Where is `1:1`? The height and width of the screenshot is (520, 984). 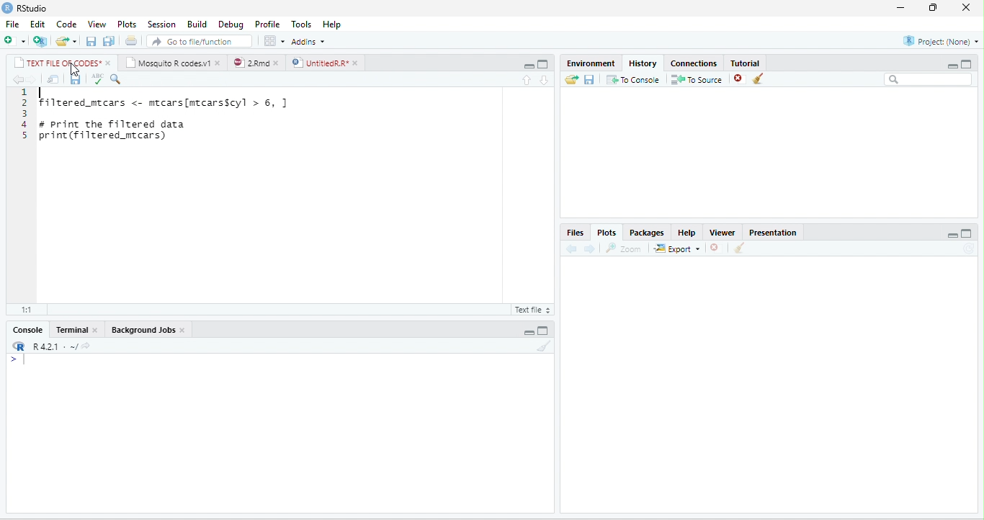 1:1 is located at coordinates (27, 310).